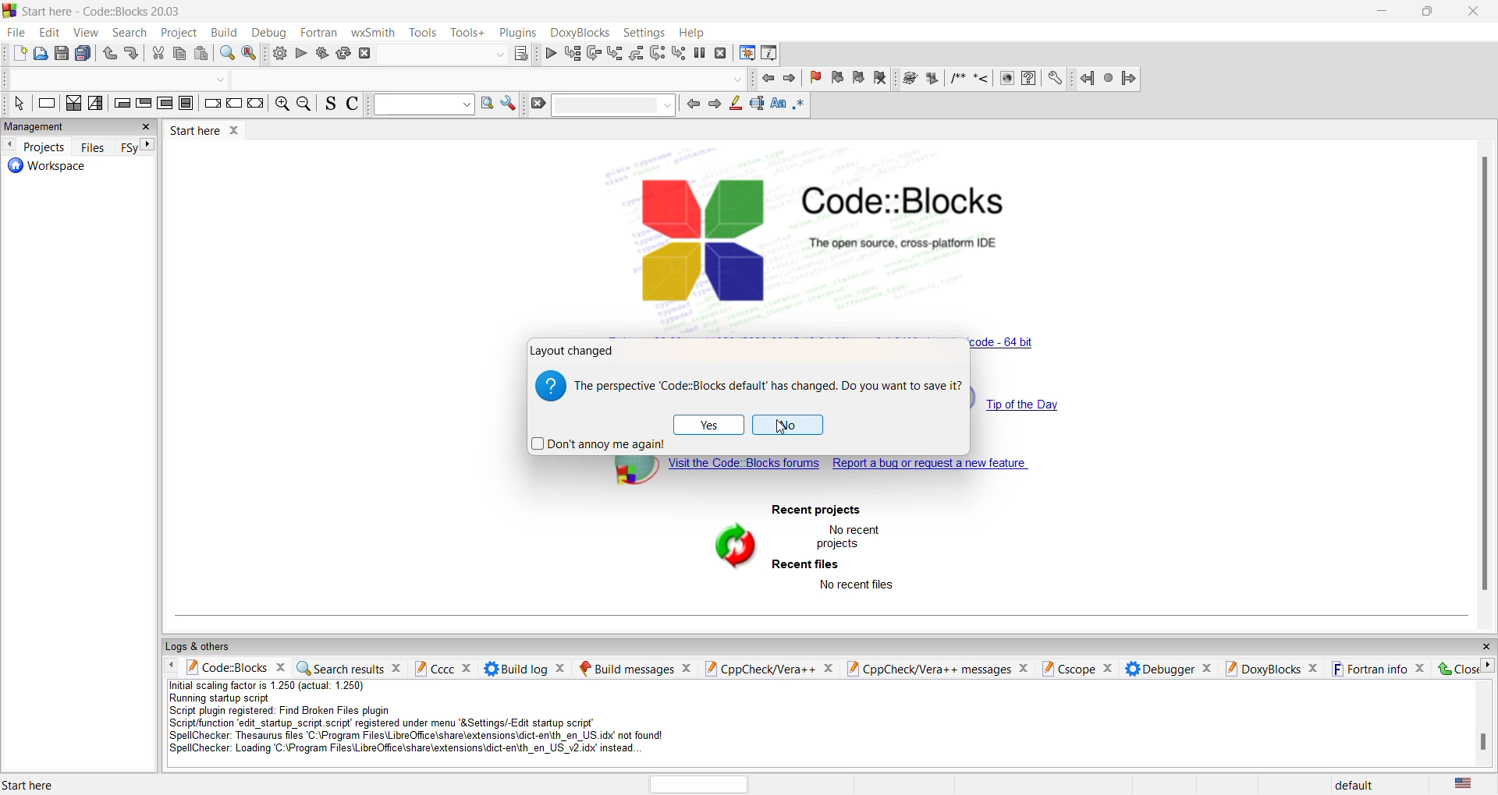 The image size is (1498, 795). What do you see at coordinates (1033, 79) in the screenshot?
I see `faq` at bounding box center [1033, 79].